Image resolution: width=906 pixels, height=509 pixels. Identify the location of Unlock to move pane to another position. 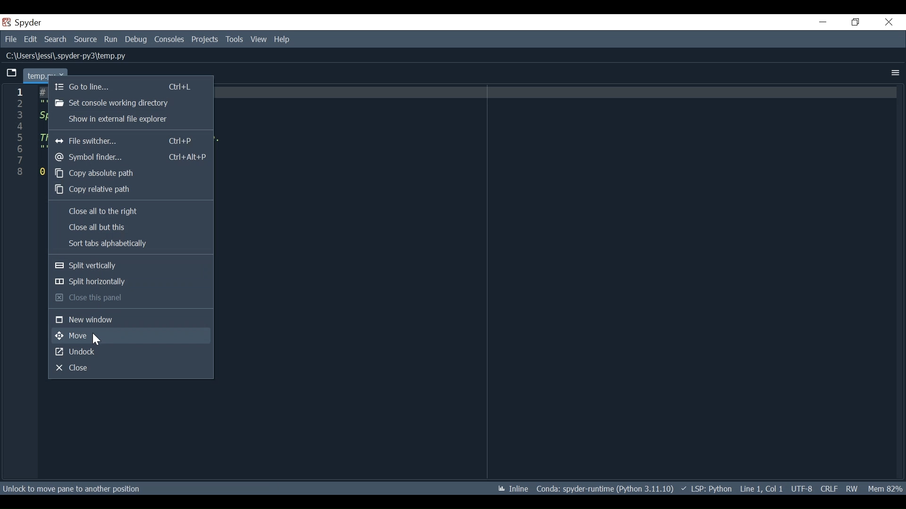
(79, 488).